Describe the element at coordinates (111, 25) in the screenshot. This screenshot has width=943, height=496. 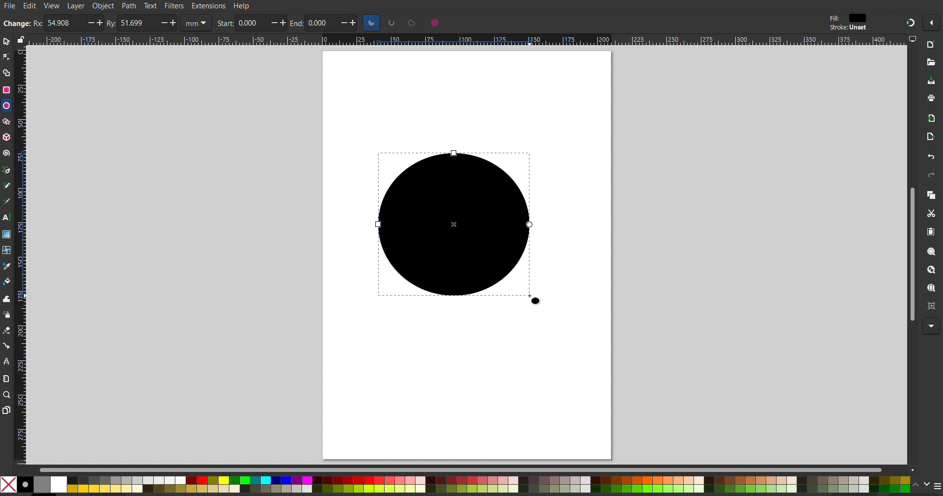
I see `ry` at that location.